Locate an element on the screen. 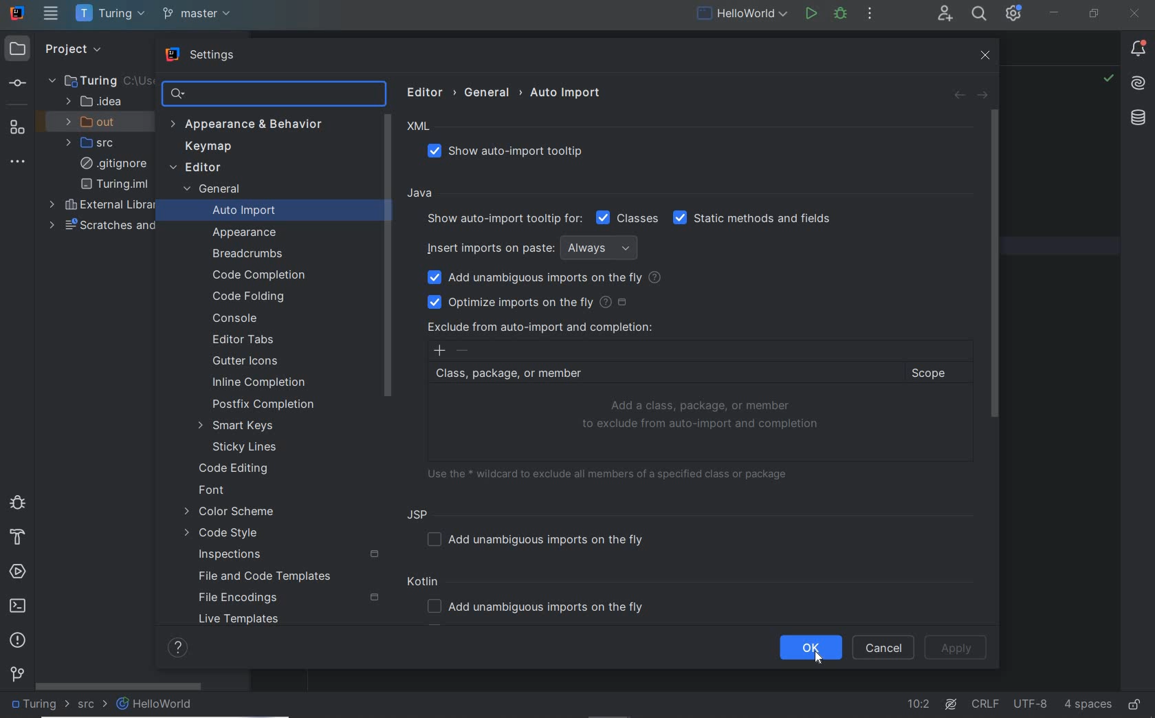  SRC is located at coordinates (93, 705).